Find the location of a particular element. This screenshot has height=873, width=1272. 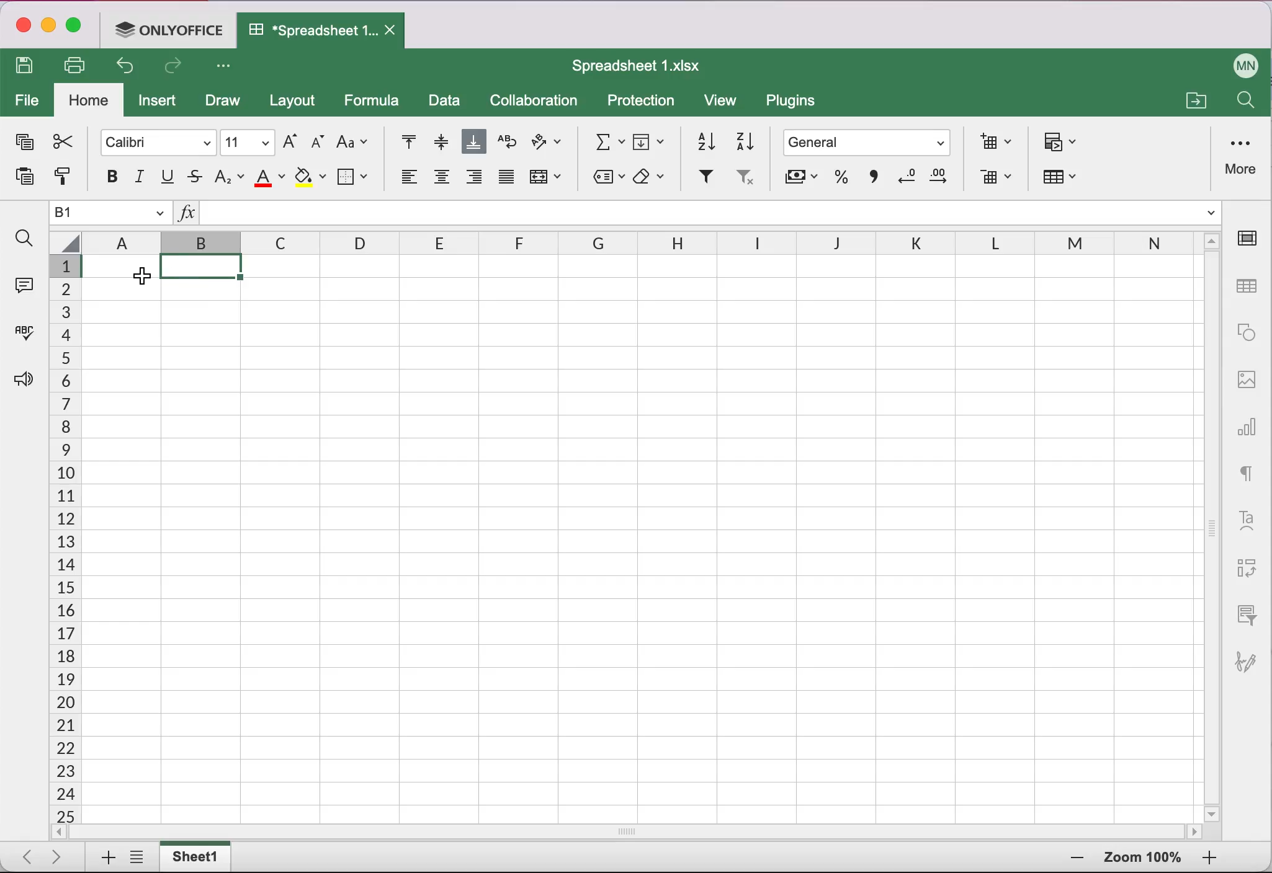

customize quick access toolbar is located at coordinates (227, 67).